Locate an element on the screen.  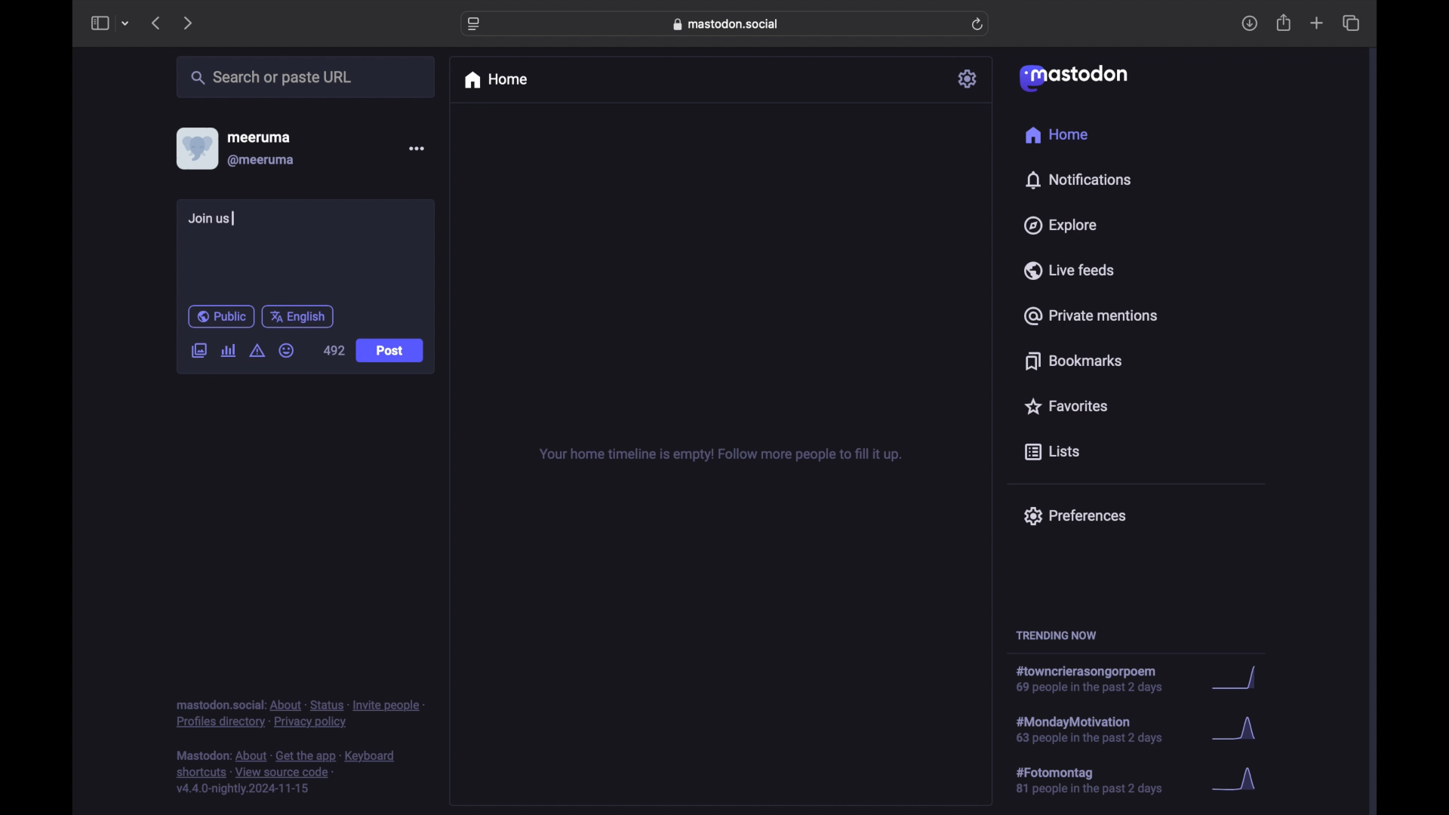
graph is located at coordinates (1247, 786).